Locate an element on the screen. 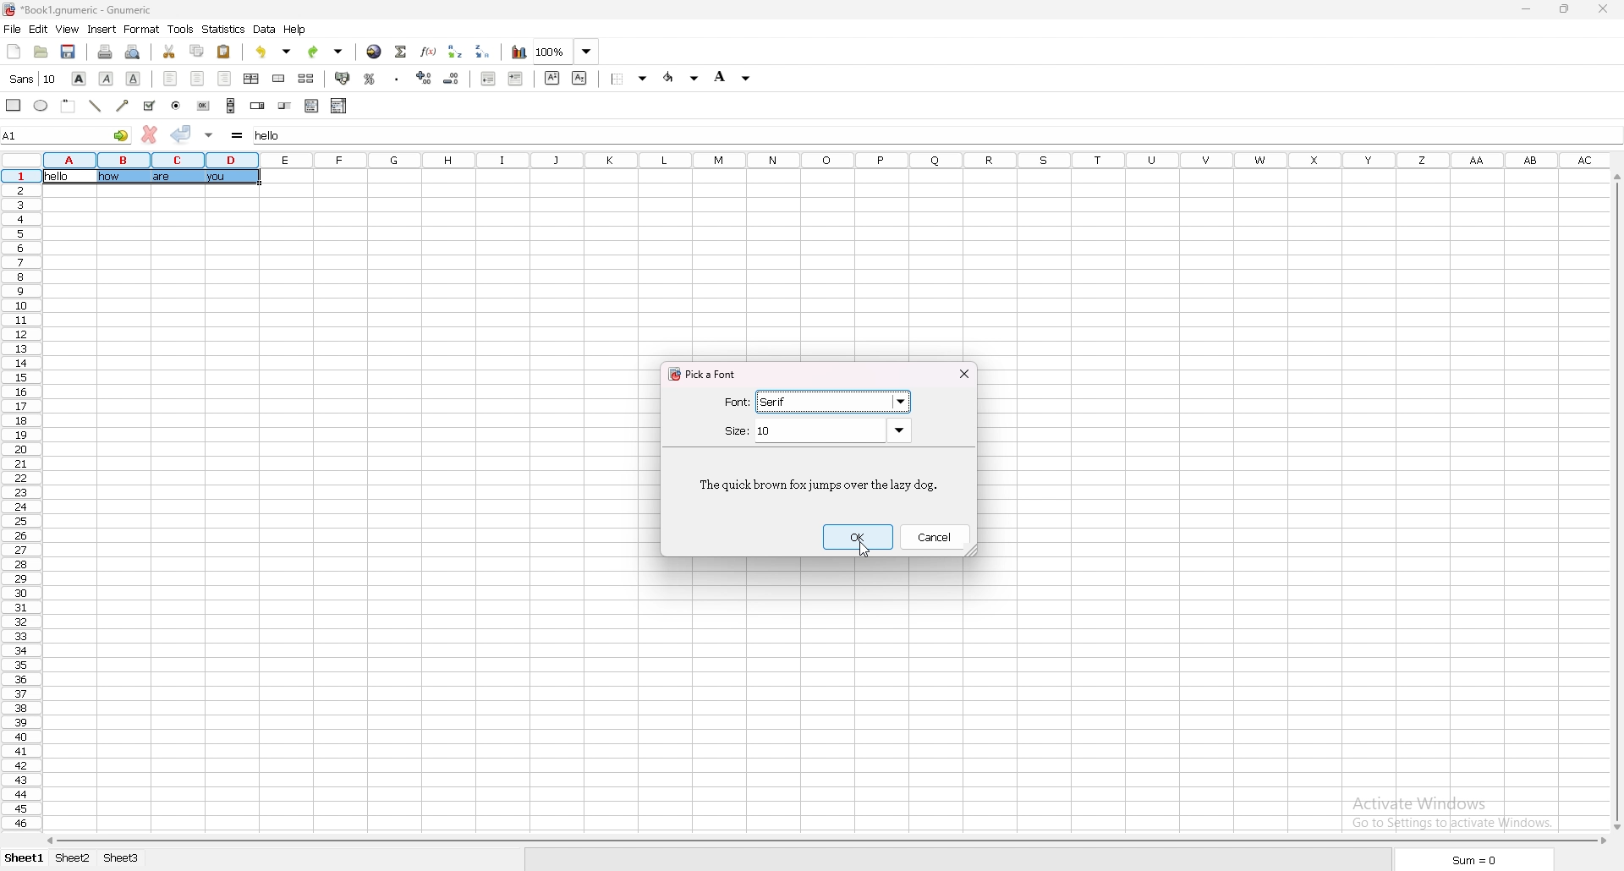 The height and width of the screenshot is (871, 1624). superscript is located at coordinates (551, 77).